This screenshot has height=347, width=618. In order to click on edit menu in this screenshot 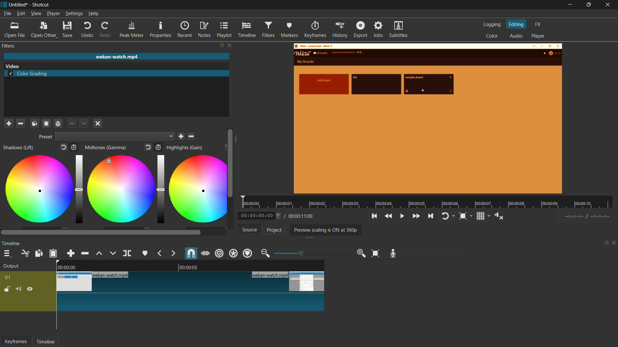, I will do `click(21, 13)`.